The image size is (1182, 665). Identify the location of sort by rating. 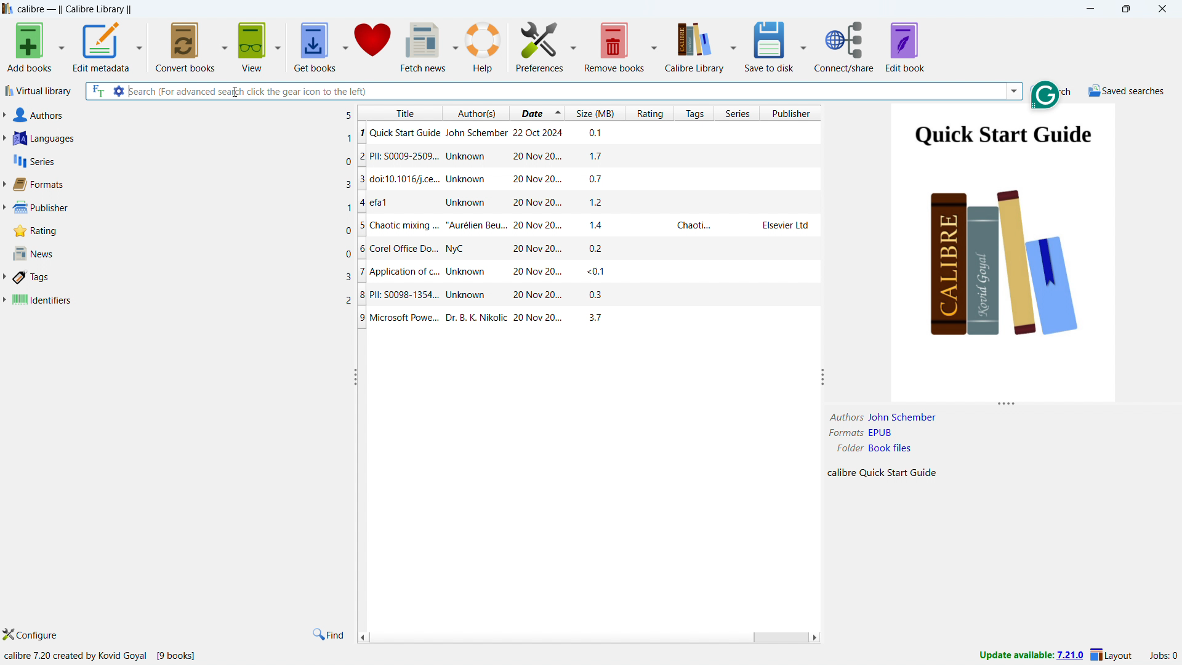
(649, 113).